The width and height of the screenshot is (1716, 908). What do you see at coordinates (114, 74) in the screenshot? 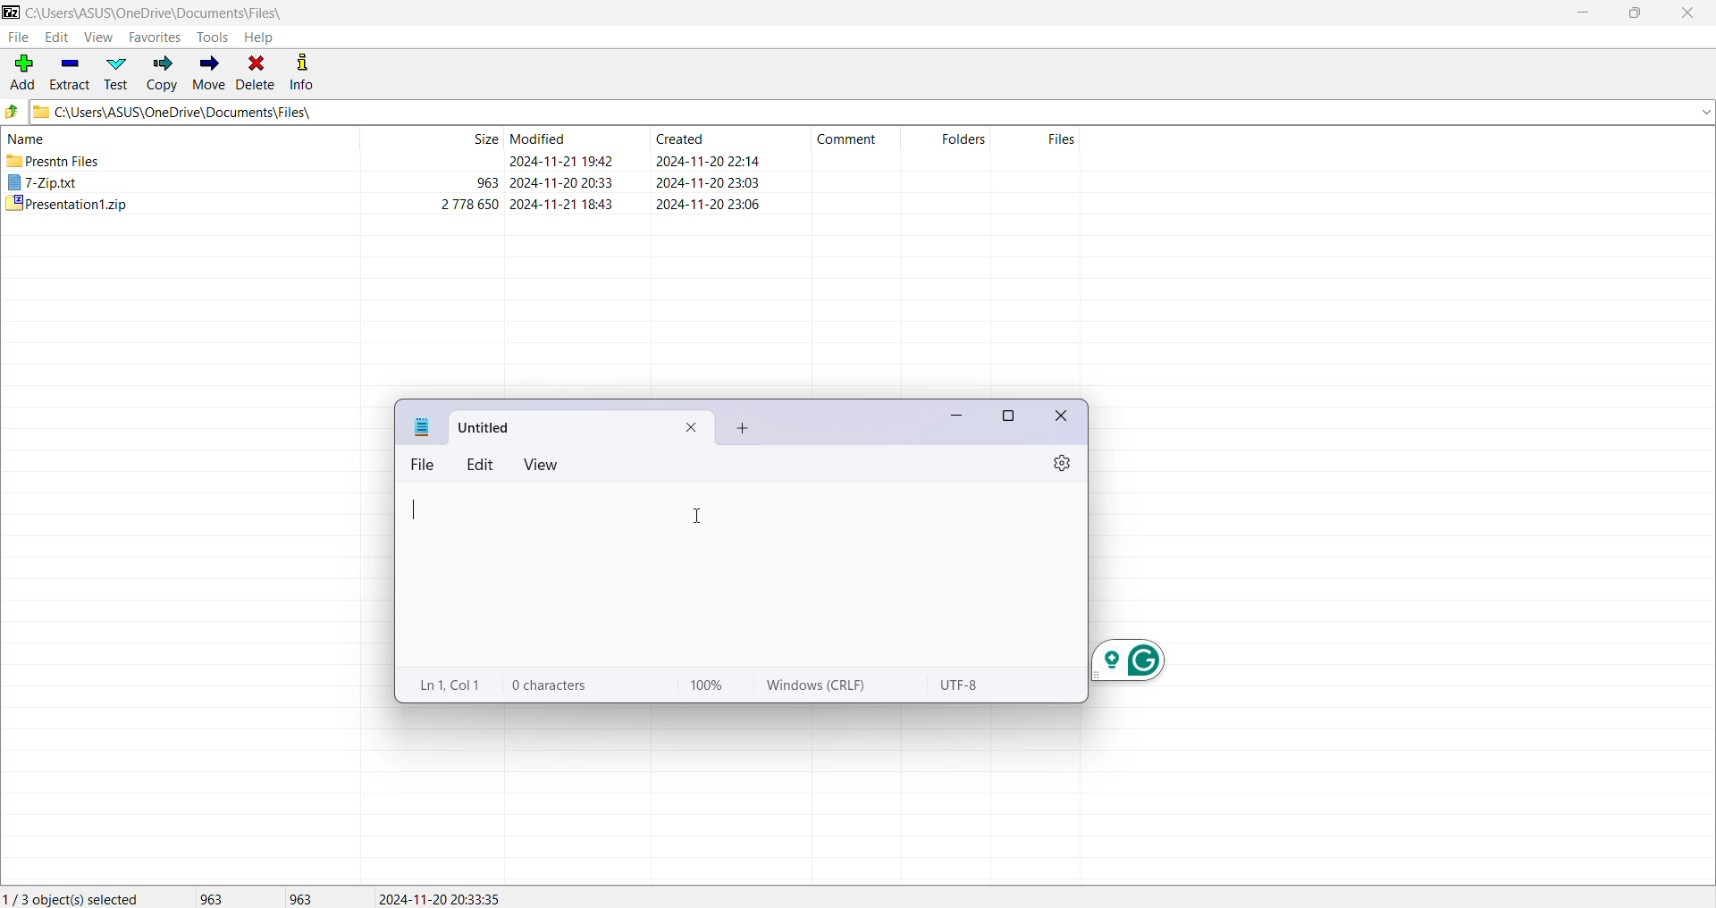
I see `Test` at bounding box center [114, 74].